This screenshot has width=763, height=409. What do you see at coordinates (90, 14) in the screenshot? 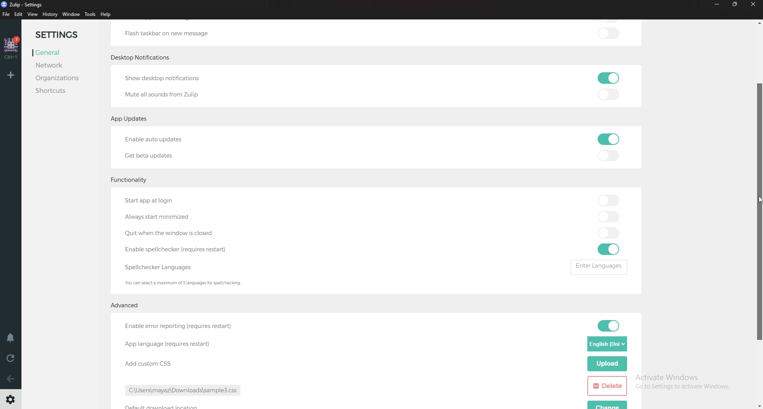
I see `Tools` at bounding box center [90, 14].